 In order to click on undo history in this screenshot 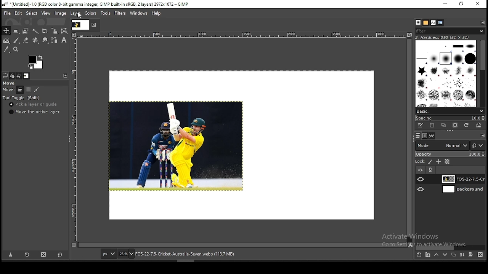, I will do `click(19, 76)`.